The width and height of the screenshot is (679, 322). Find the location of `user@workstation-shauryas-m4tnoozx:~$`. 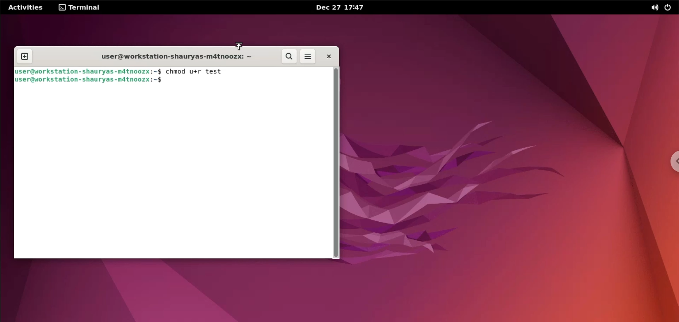

user@workstation-shauryas-m4tnoozx:~$ is located at coordinates (89, 80).